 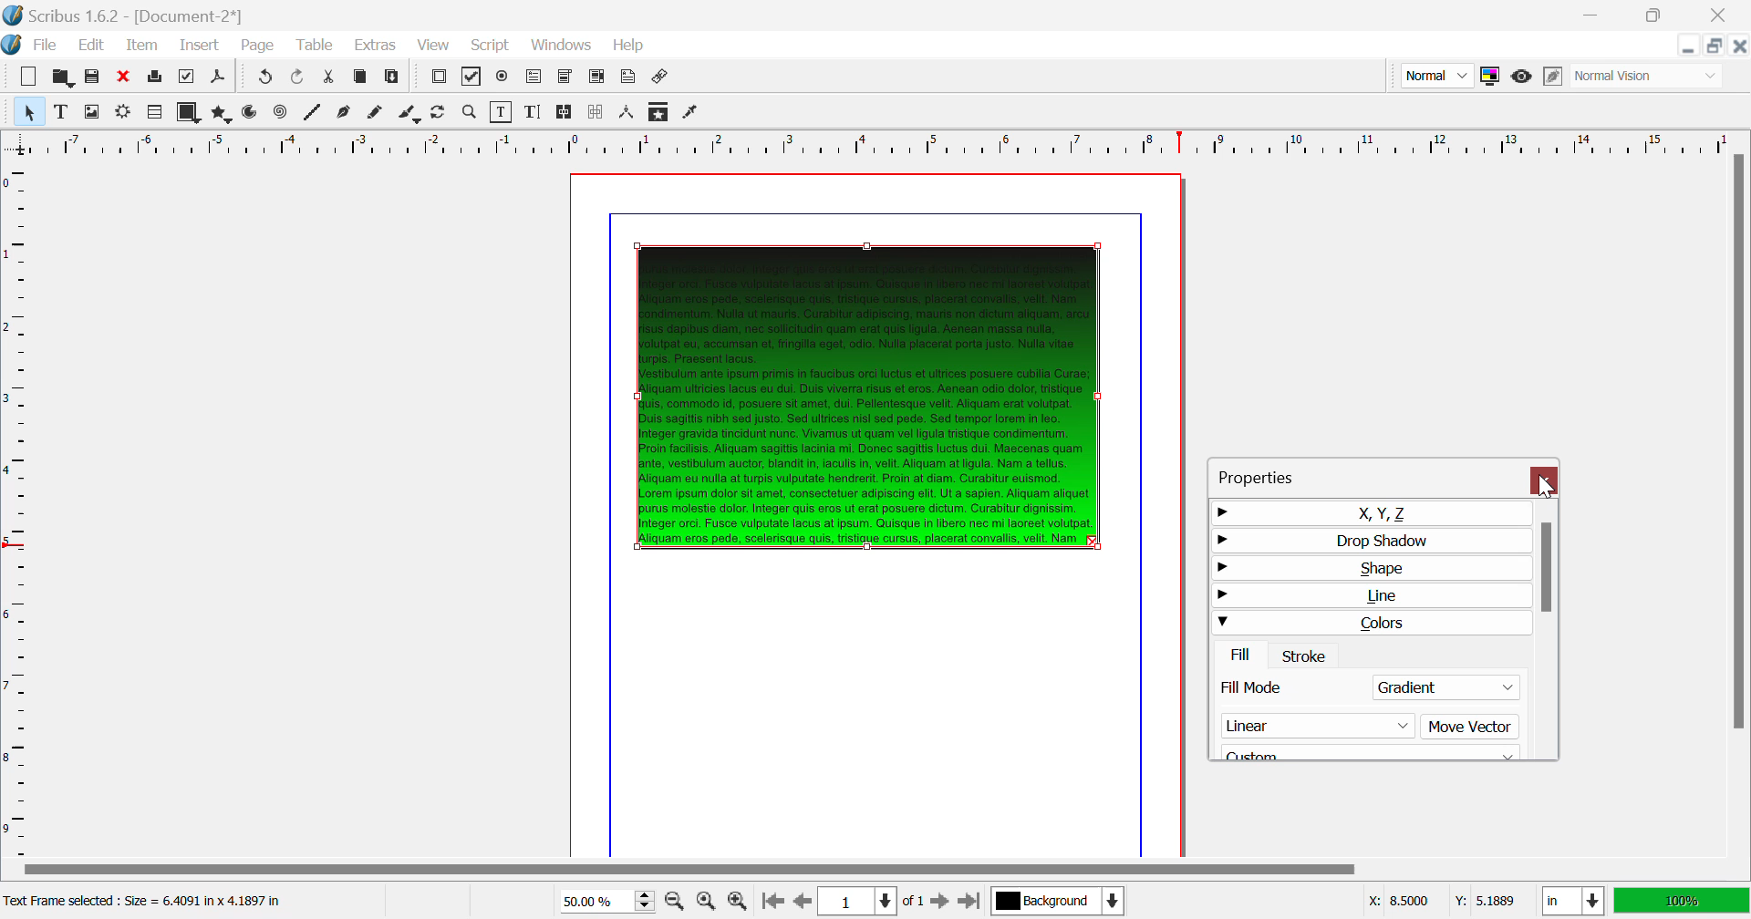 I want to click on First Page, so click(x=771, y=903).